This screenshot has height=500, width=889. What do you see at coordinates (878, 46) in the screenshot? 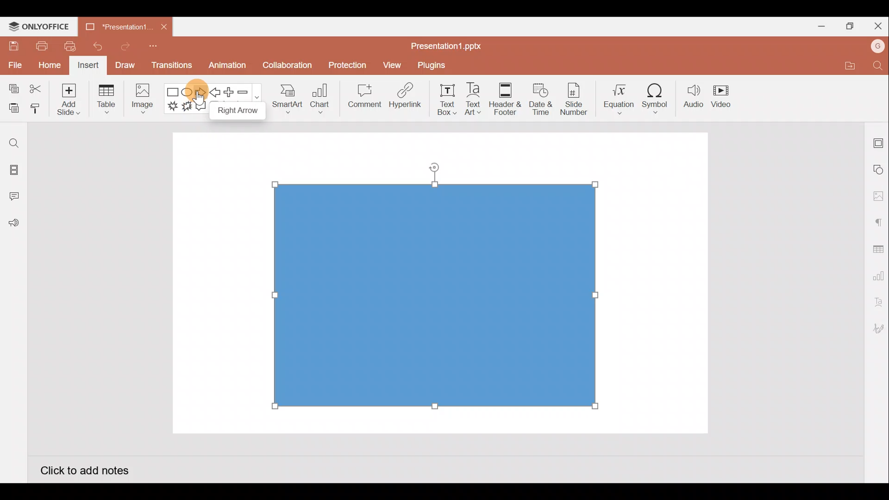
I see `Account name` at bounding box center [878, 46].